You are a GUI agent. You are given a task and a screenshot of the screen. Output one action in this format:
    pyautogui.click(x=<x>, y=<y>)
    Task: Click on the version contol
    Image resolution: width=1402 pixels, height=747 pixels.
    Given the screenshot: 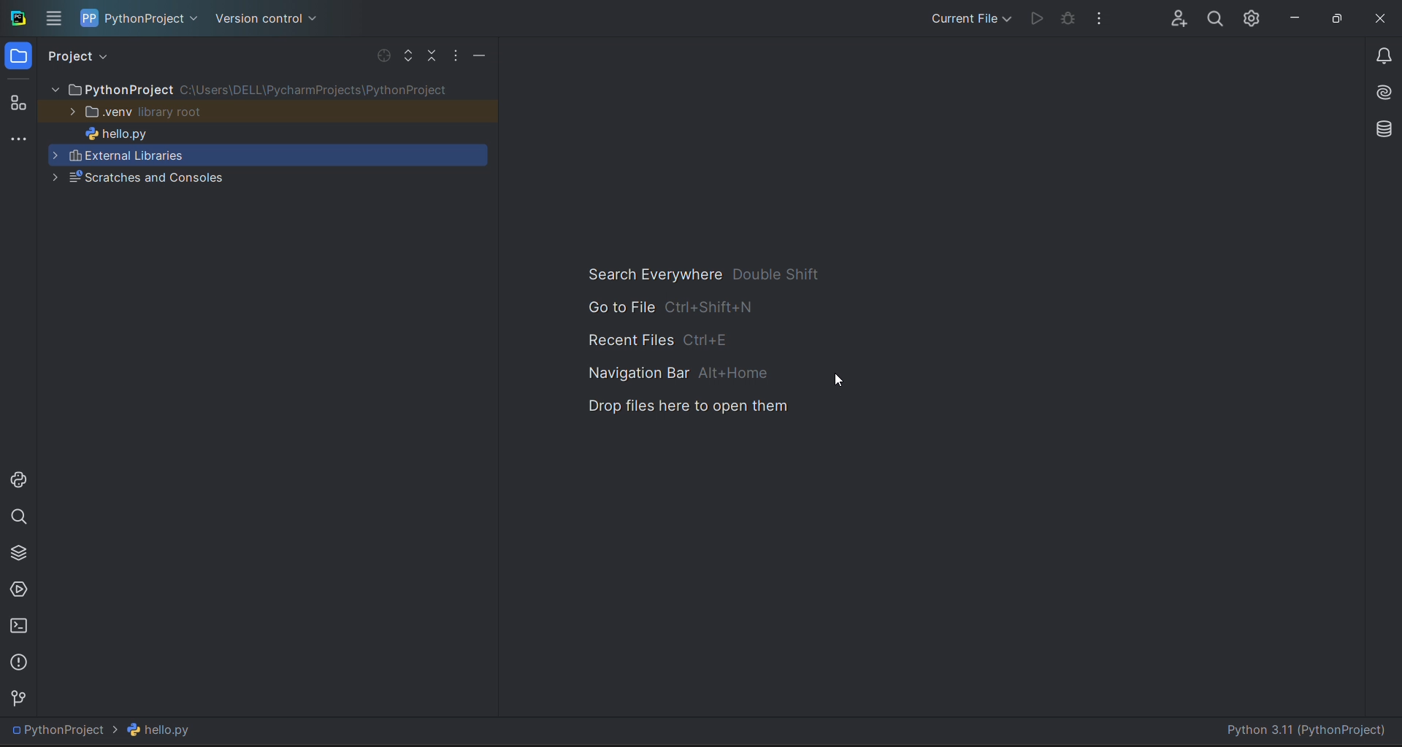 What is the action you would take?
    pyautogui.click(x=20, y=700)
    